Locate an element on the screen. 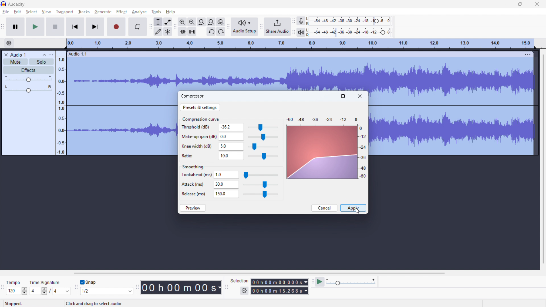  ratio slider is located at coordinates (263, 157).